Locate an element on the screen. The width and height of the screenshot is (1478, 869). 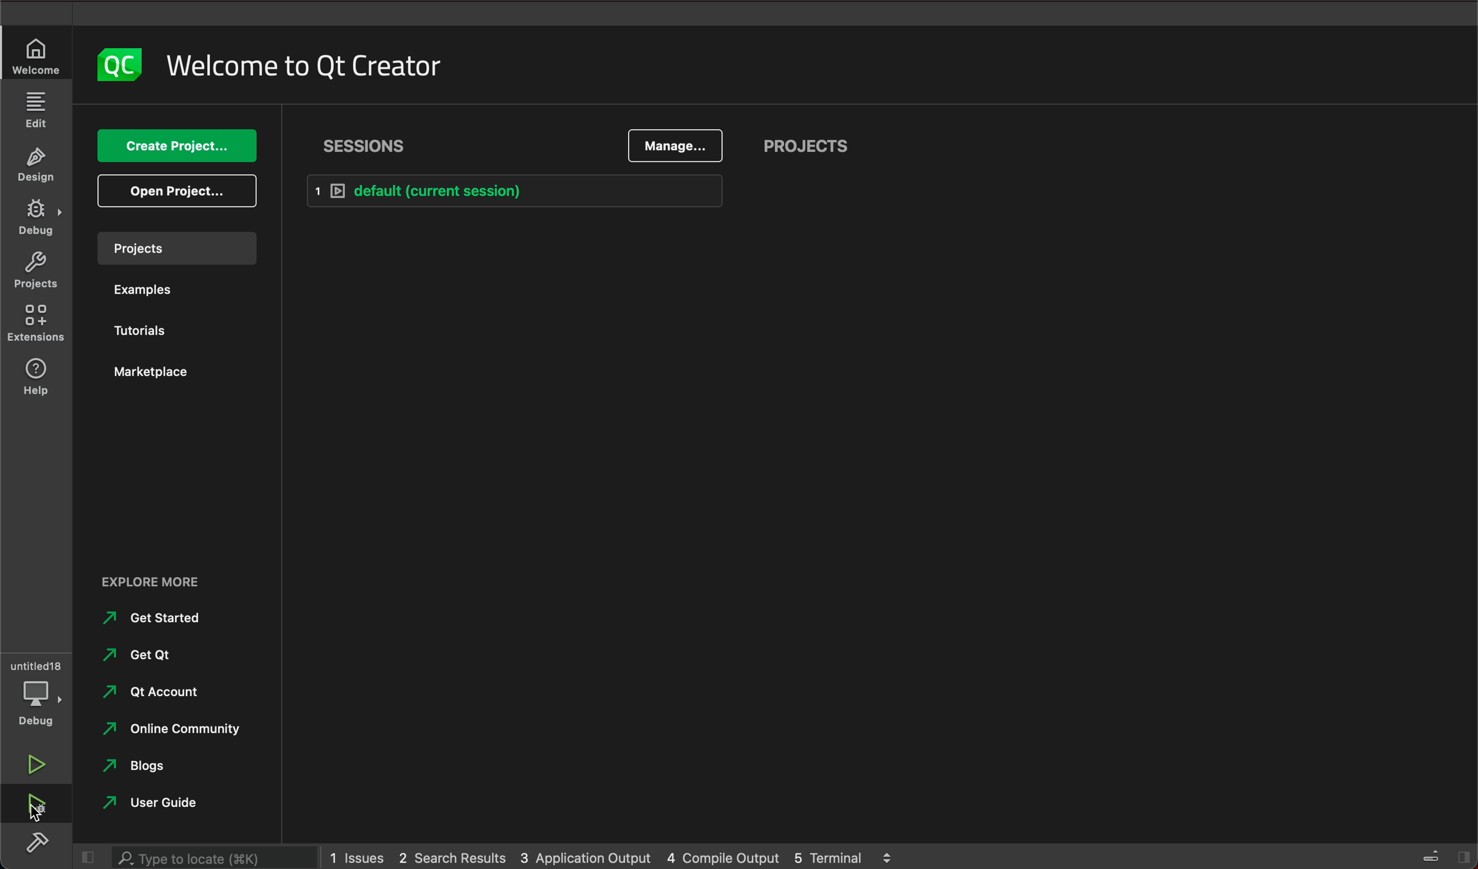
search is located at coordinates (215, 857).